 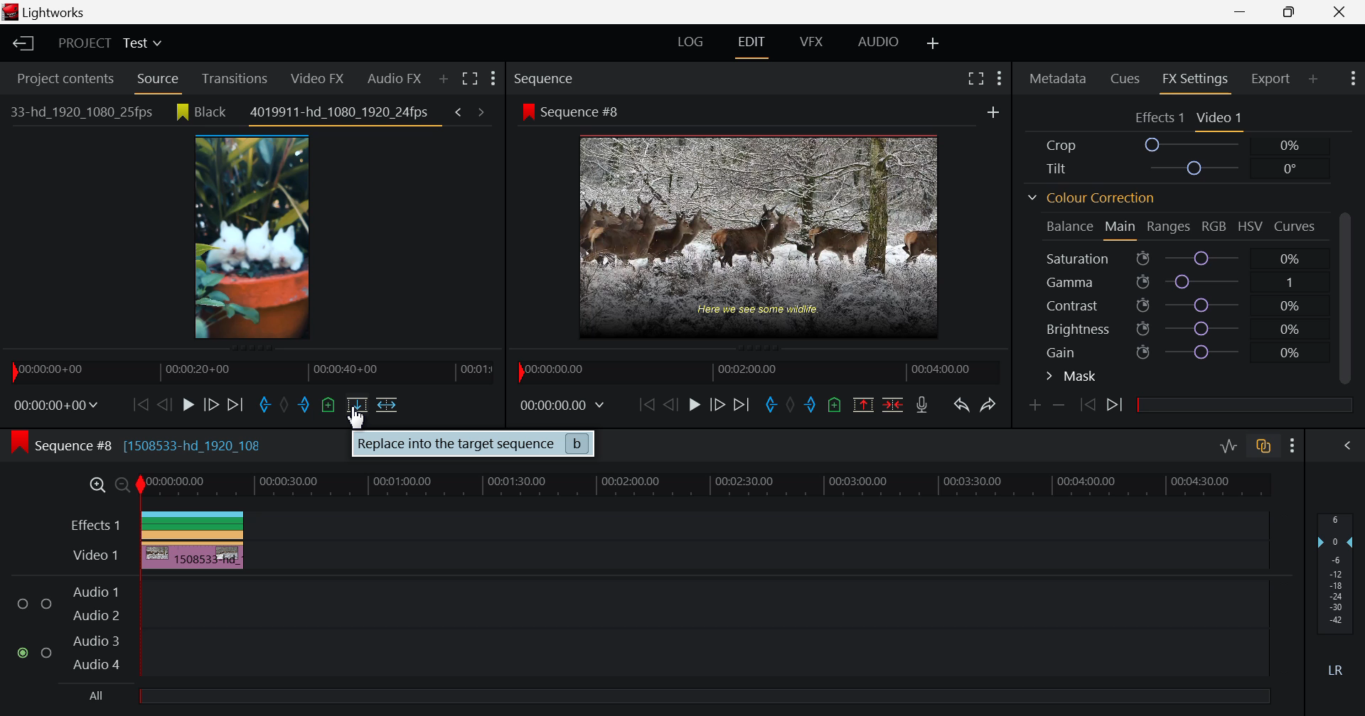 What do you see at coordinates (138, 403) in the screenshot?
I see `To Start` at bounding box center [138, 403].